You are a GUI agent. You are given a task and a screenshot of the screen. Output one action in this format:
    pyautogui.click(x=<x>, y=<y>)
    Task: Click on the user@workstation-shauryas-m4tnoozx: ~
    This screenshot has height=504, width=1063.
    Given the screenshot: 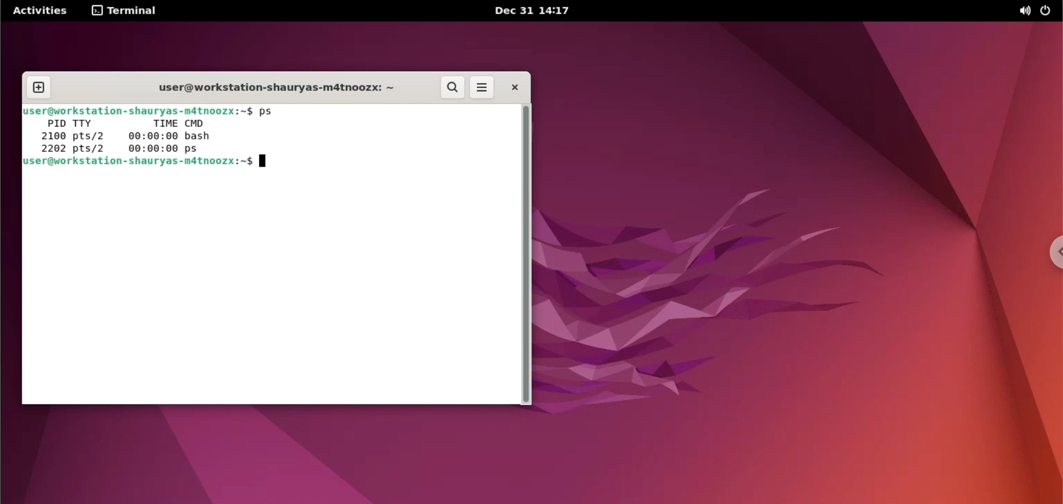 What is the action you would take?
    pyautogui.click(x=269, y=86)
    